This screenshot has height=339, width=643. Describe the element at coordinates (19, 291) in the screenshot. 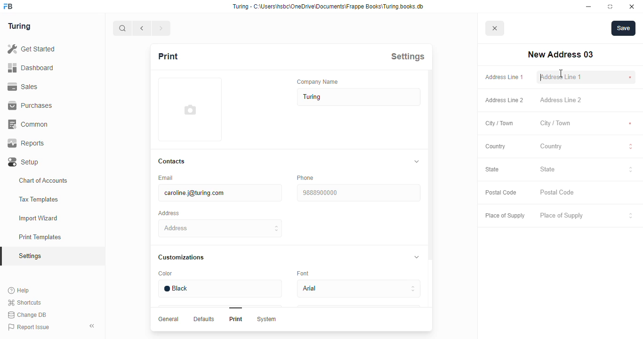

I see `help` at that location.